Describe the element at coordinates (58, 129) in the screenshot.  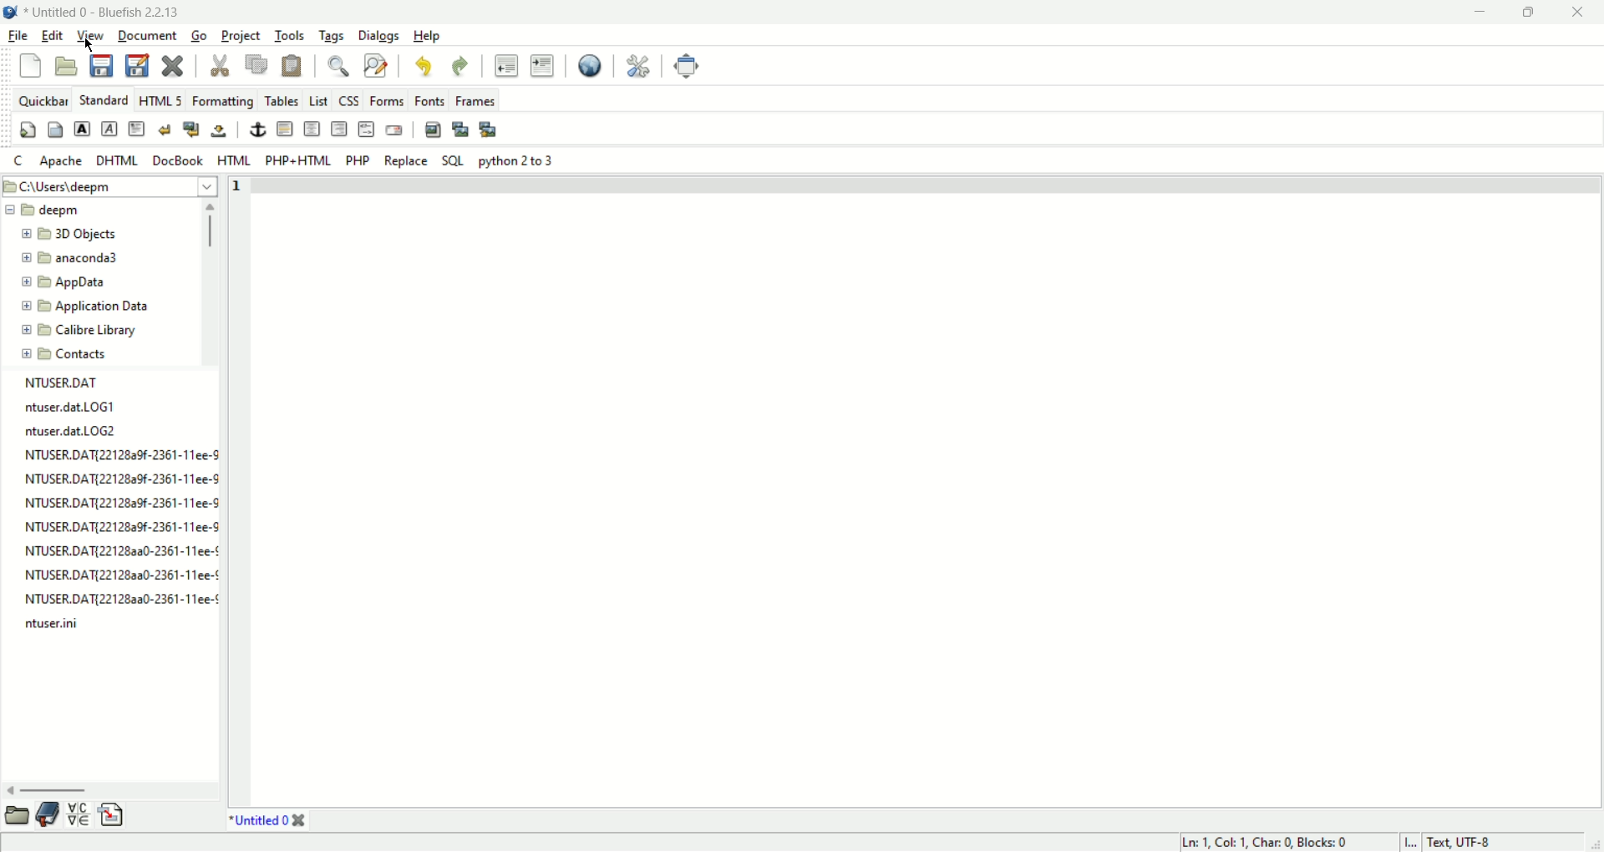
I see `body` at that location.